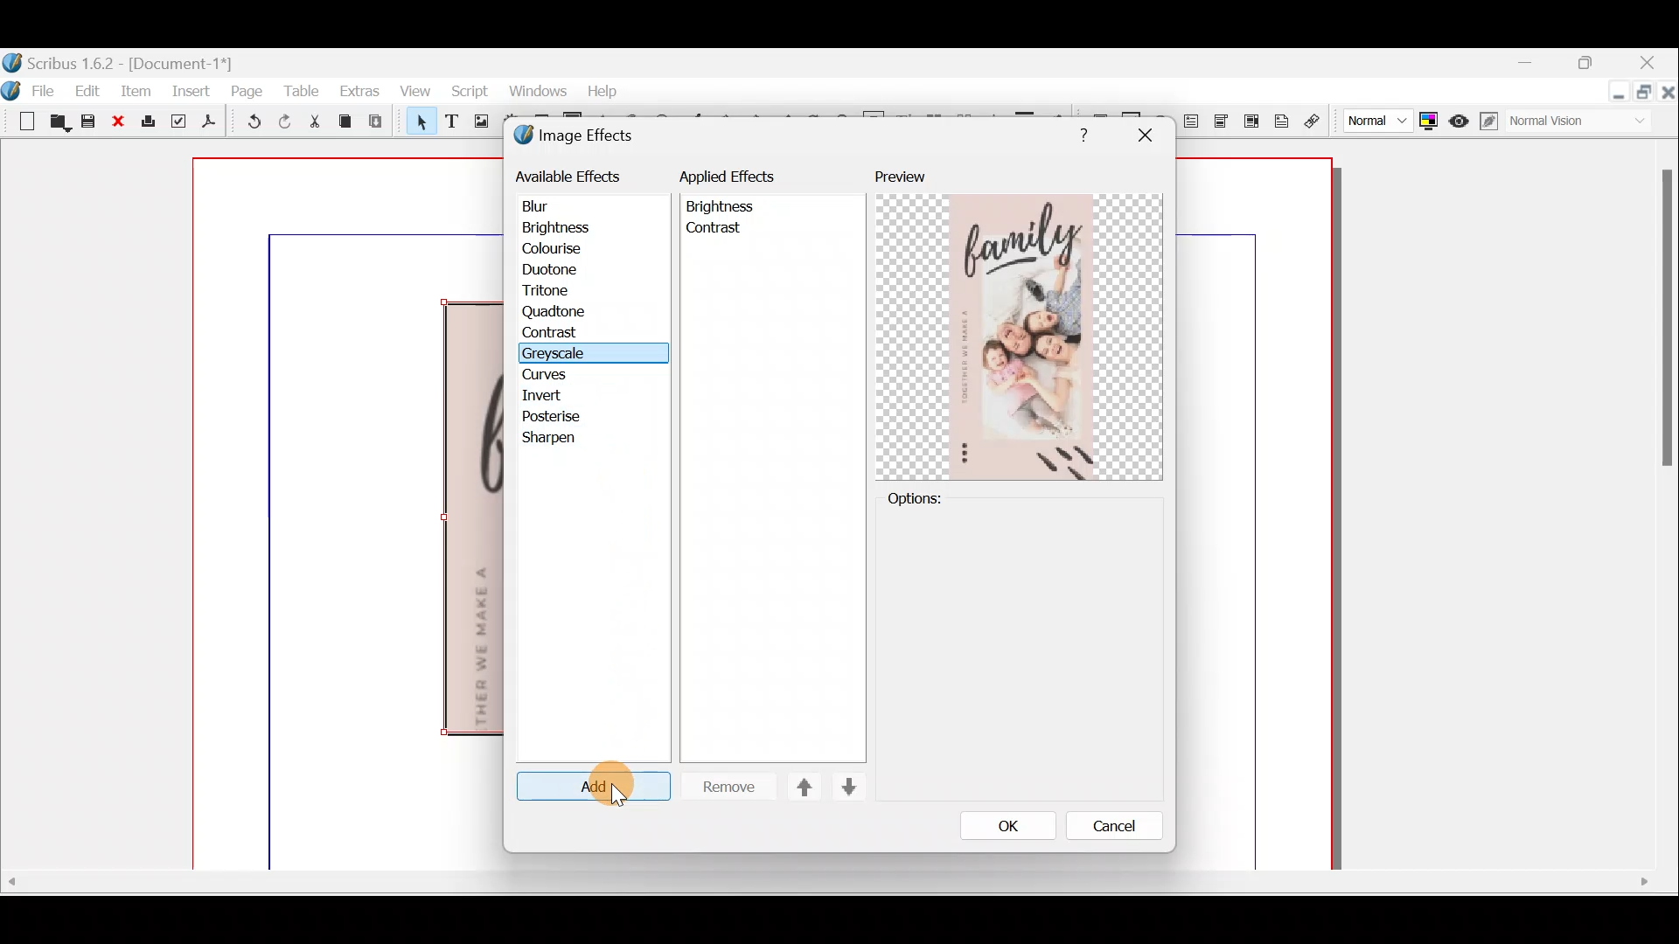 The width and height of the screenshot is (1679, 944). I want to click on greyscale, so click(559, 354).